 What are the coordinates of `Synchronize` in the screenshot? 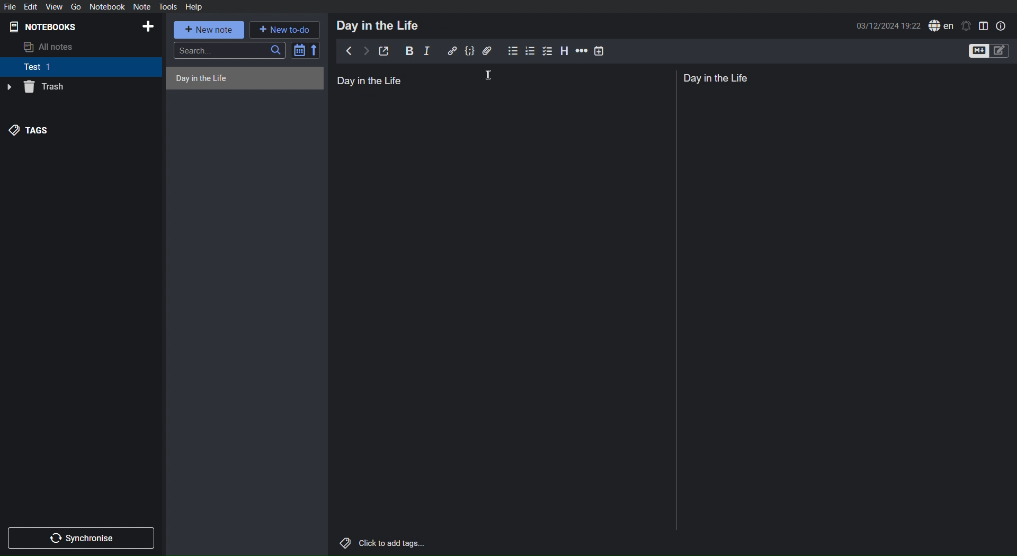 It's located at (80, 538).